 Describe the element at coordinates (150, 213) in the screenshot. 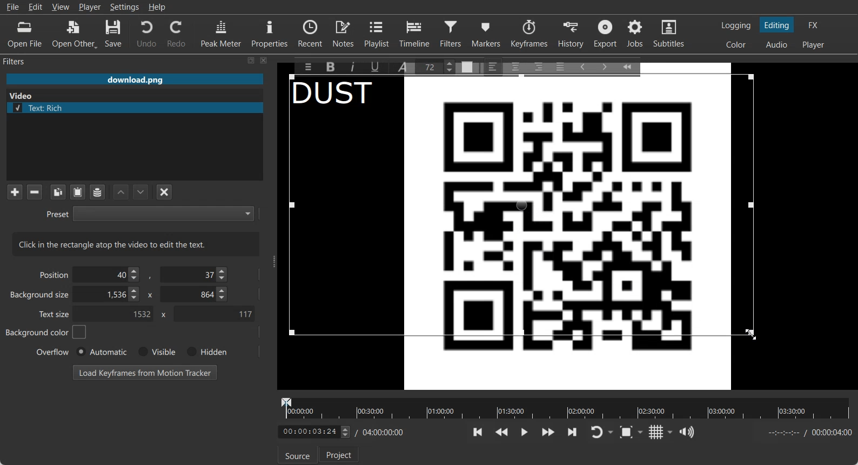

I see `Preset` at that location.